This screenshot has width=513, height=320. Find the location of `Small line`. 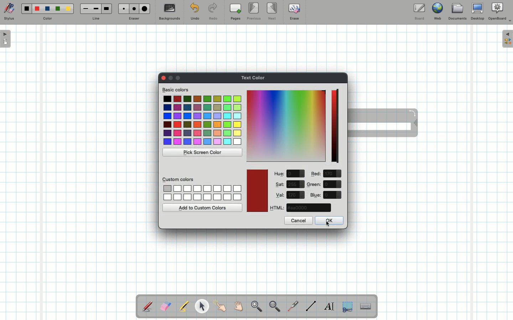

Small line is located at coordinates (84, 9).